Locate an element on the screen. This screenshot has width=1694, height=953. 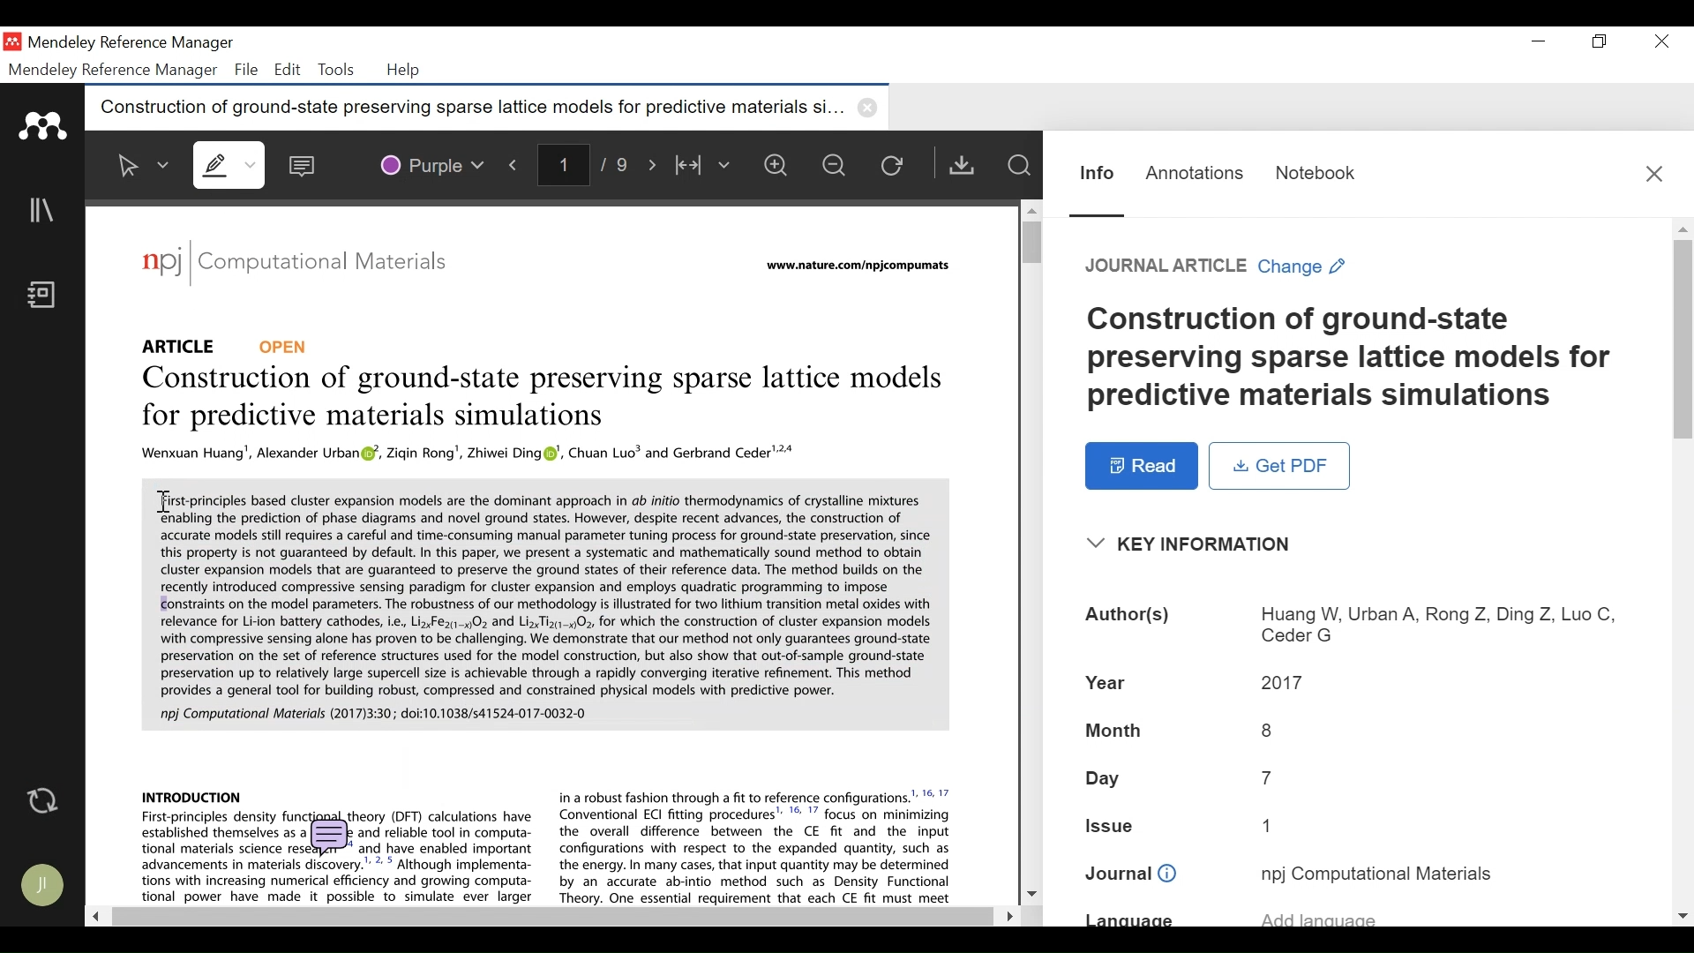
File is located at coordinates (246, 70).